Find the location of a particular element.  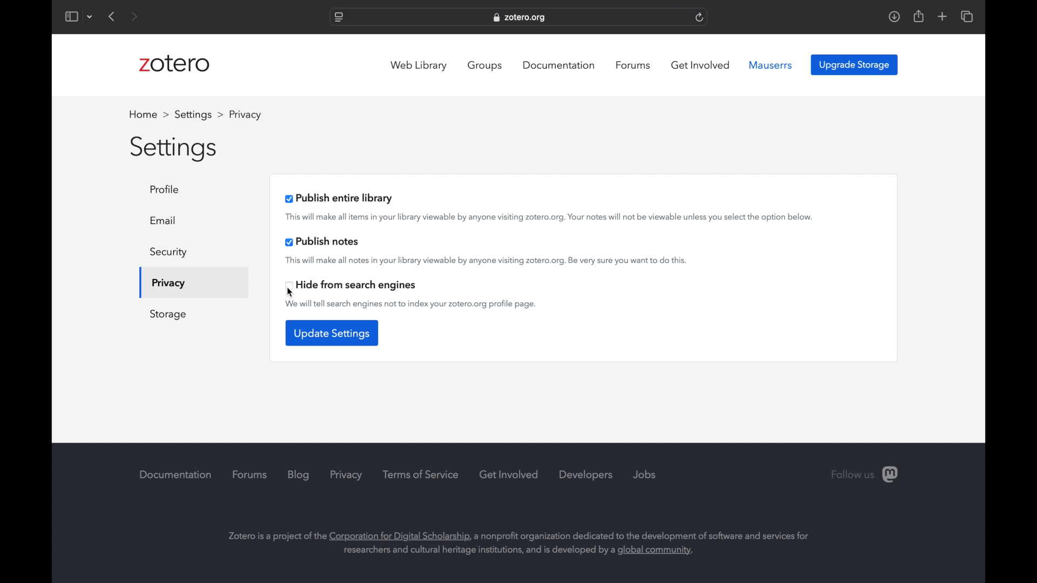

email is located at coordinates (163, 220).